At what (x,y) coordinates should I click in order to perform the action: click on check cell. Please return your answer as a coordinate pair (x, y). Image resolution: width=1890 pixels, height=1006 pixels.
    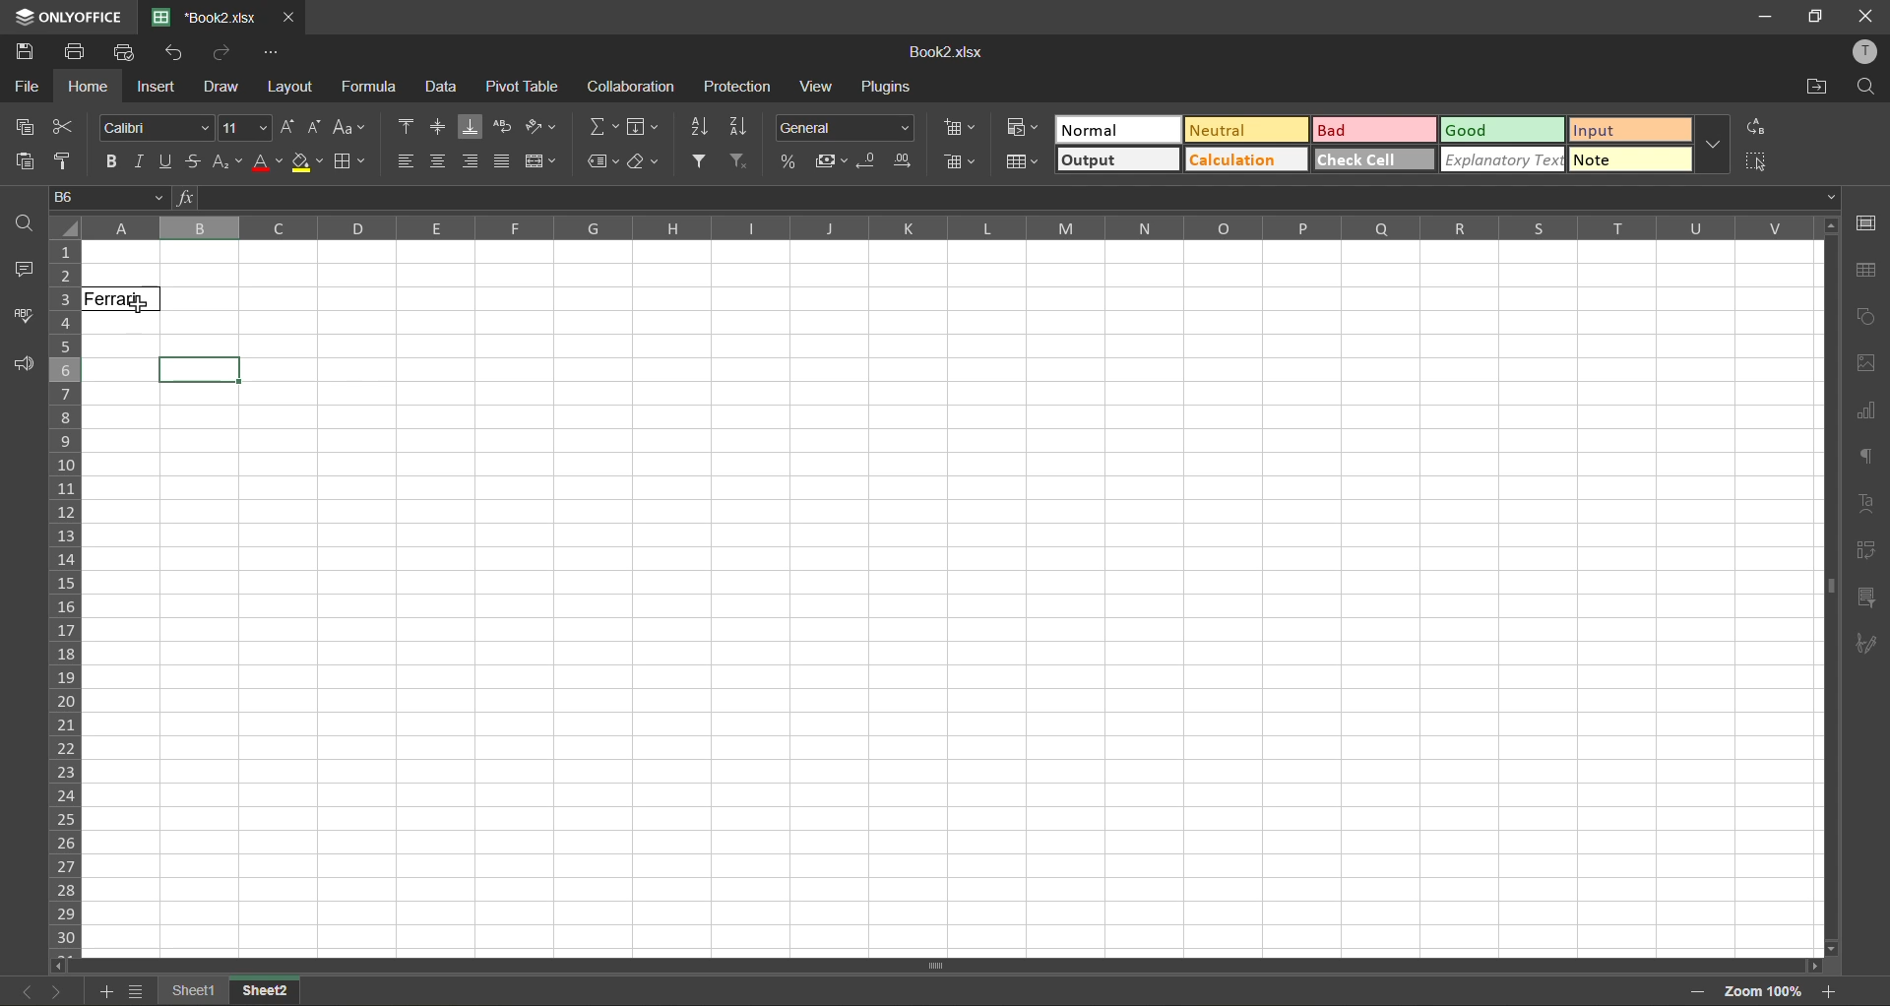
    Looking at the image, I should click on (1375, 158).